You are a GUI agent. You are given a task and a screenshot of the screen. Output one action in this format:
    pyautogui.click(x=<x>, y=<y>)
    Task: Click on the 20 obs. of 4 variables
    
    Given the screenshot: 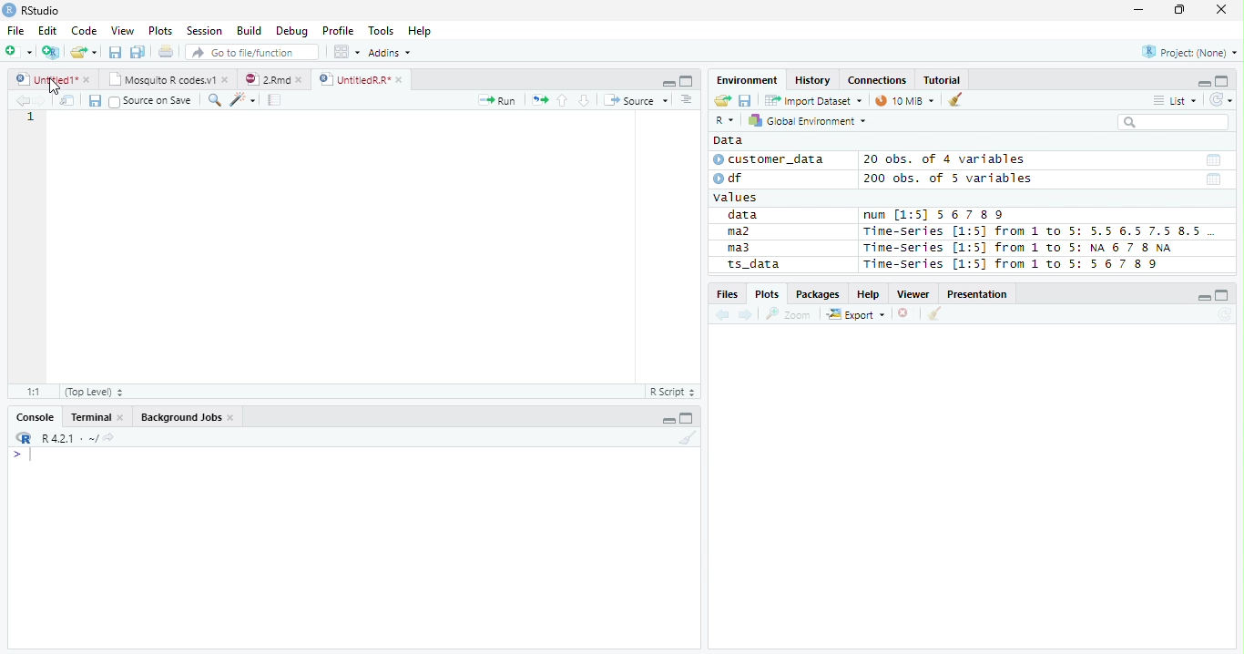 What is the action you would take?
    pyautogui.click(x=945, y=161)
    